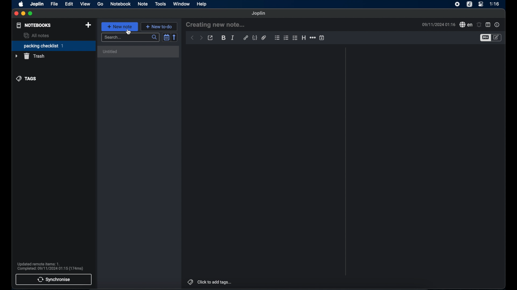 This screenshot has height=290, width=517. Describe the element at coordinates (166, 37) in the screenshot. I see `toggle sort order field` at that location.